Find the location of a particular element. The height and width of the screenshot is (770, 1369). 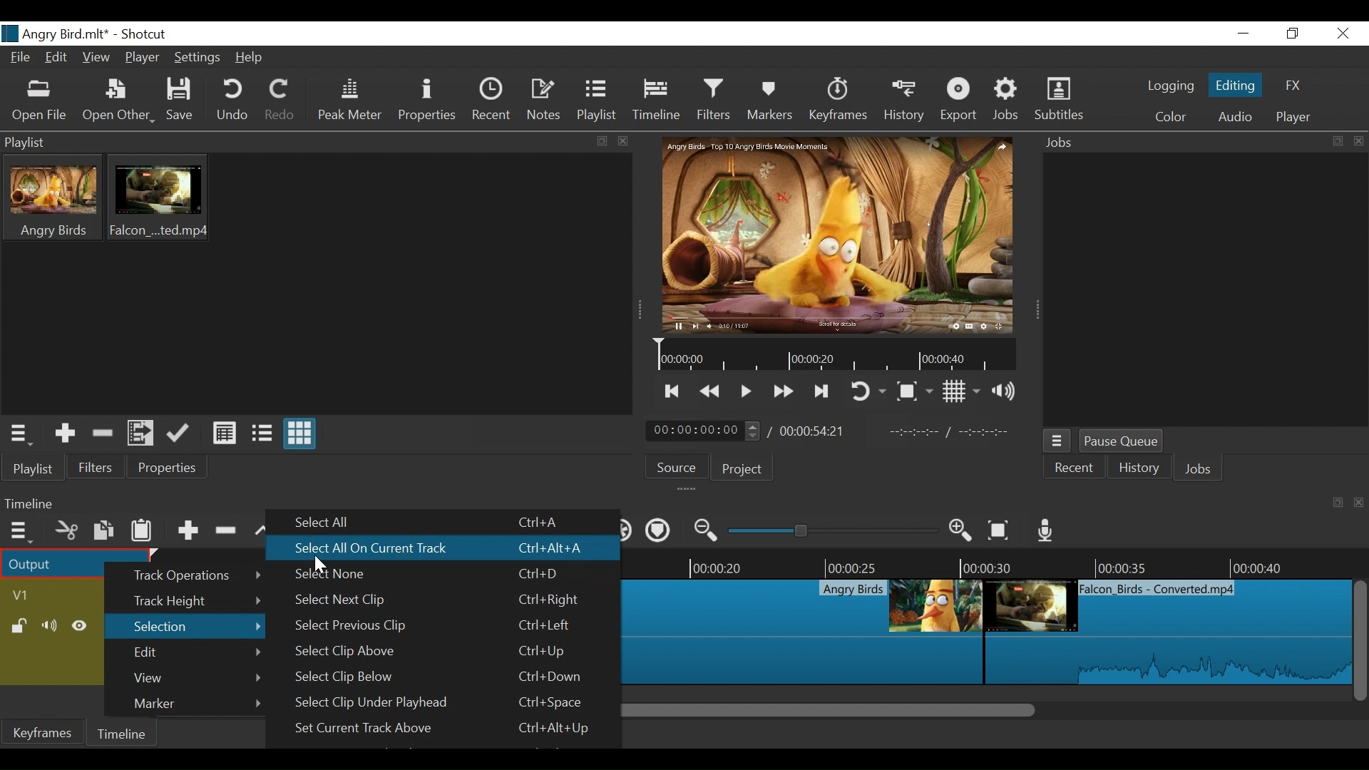

View as icon is located at coordinates (299, 434).